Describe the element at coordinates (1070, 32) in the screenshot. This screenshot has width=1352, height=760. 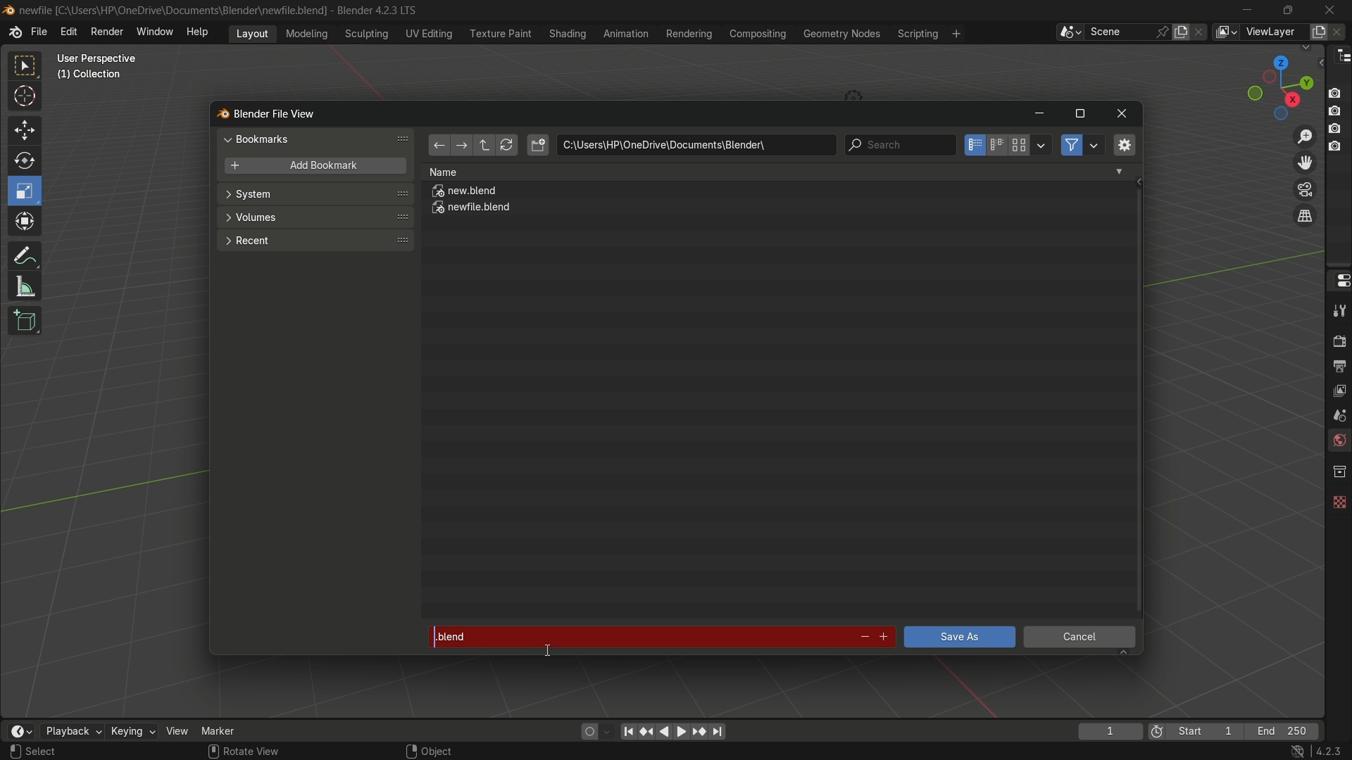
I see `browse scenes` at that location.